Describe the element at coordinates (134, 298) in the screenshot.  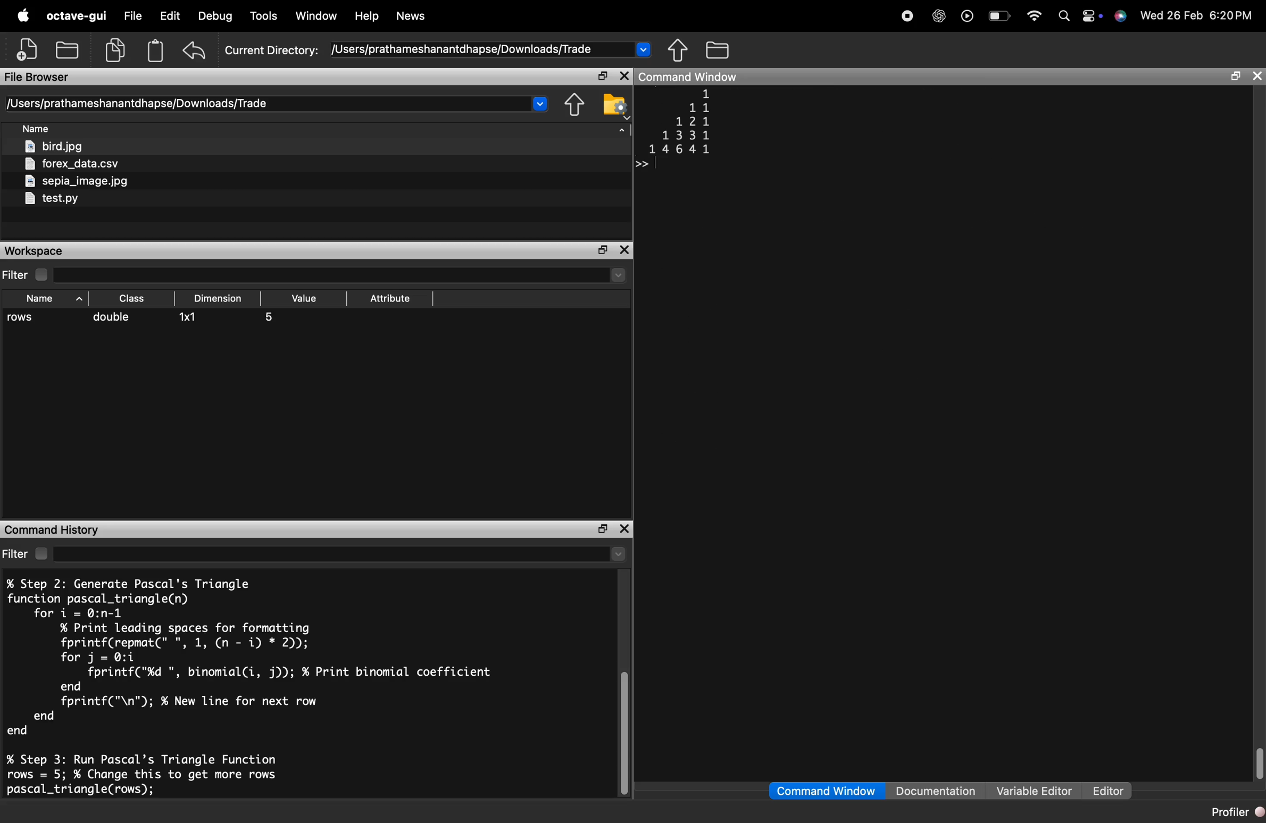
I see `Class` at that location.